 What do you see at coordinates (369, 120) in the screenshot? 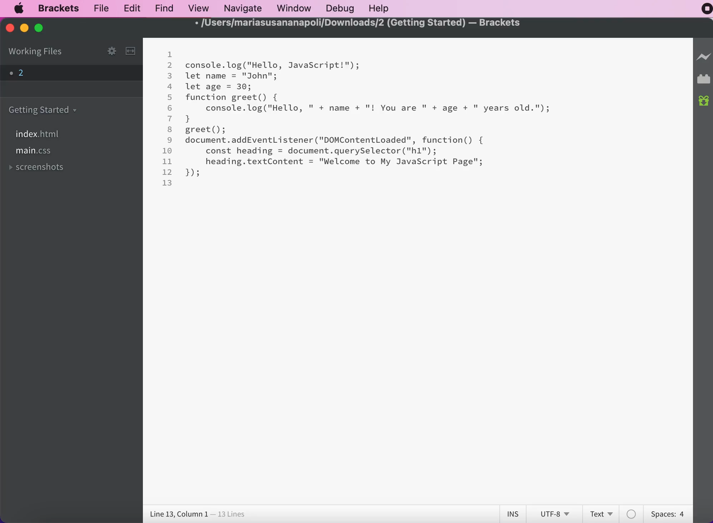
I see `console. log("Hello, JavaScript!");let name = "John";let age = 30;function greet() {console.log("Hello, " + name + "! You are " + age + " years old.");}greet();document.addEventListener ("DOMContentLoaded", function() {const heading = document.querySelector("h1");heading.textContent = "Welcome to My JavaScript Page"; });` at bounding box center [369, 120].